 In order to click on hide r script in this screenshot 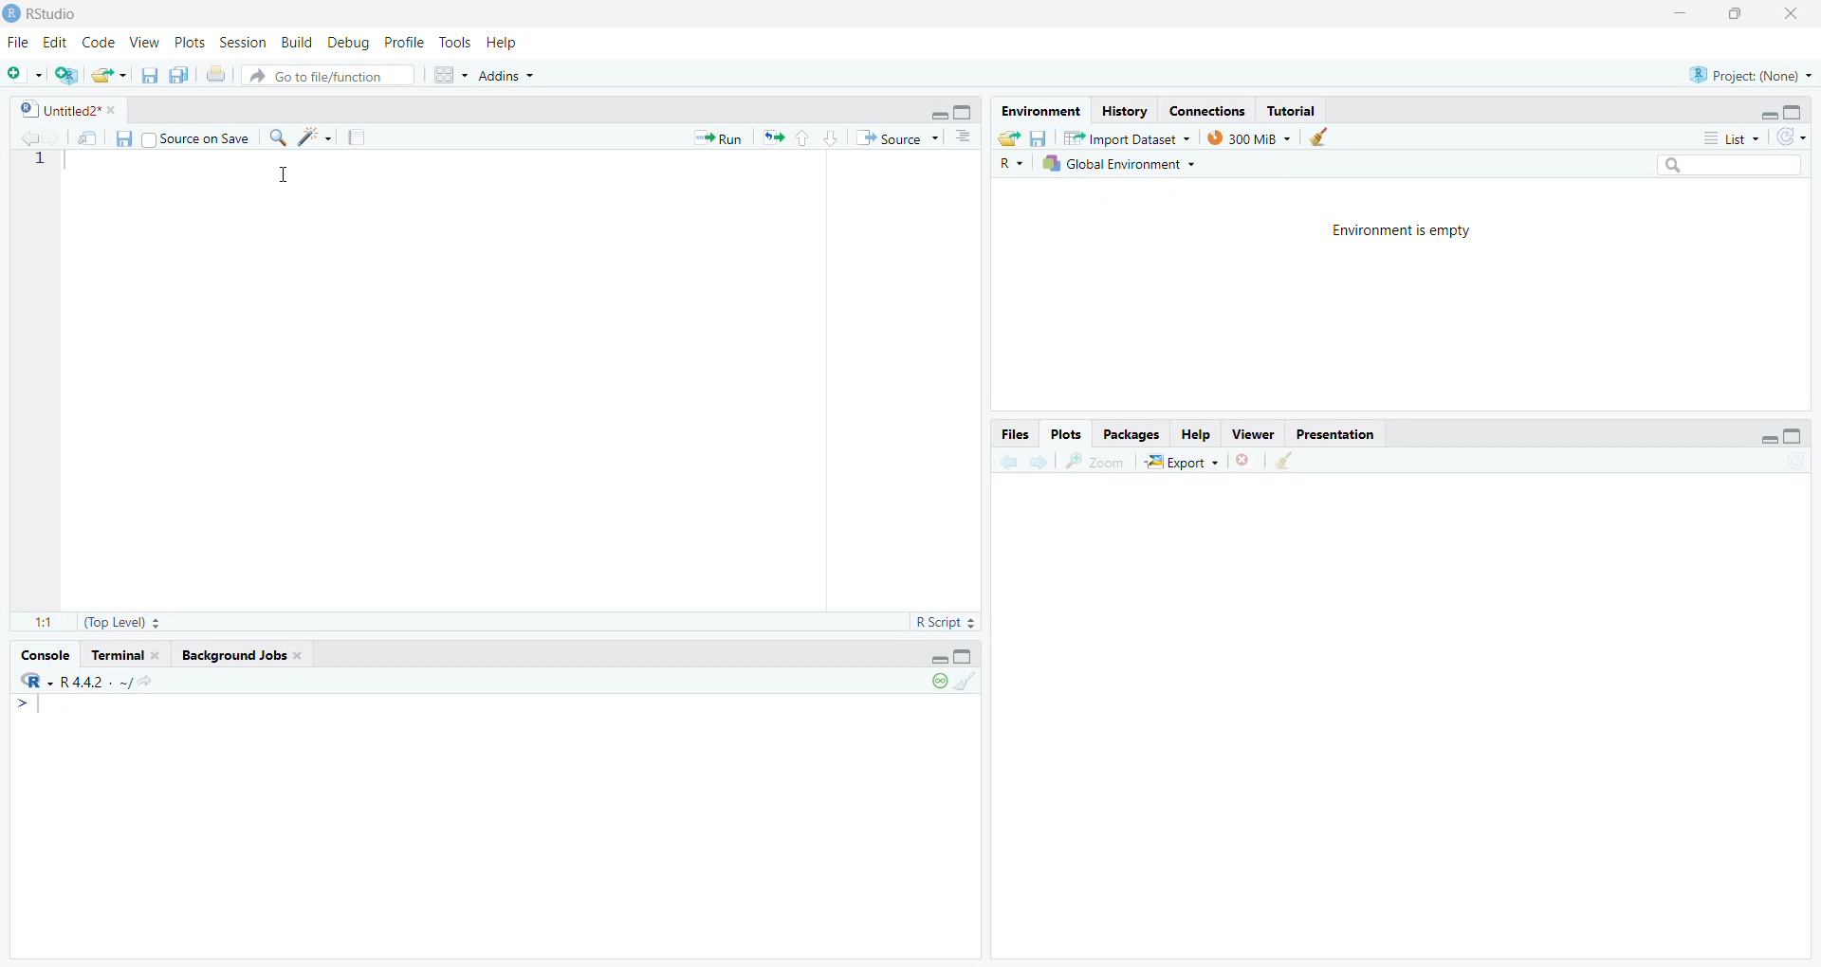, I will do `click(936, 656)`.